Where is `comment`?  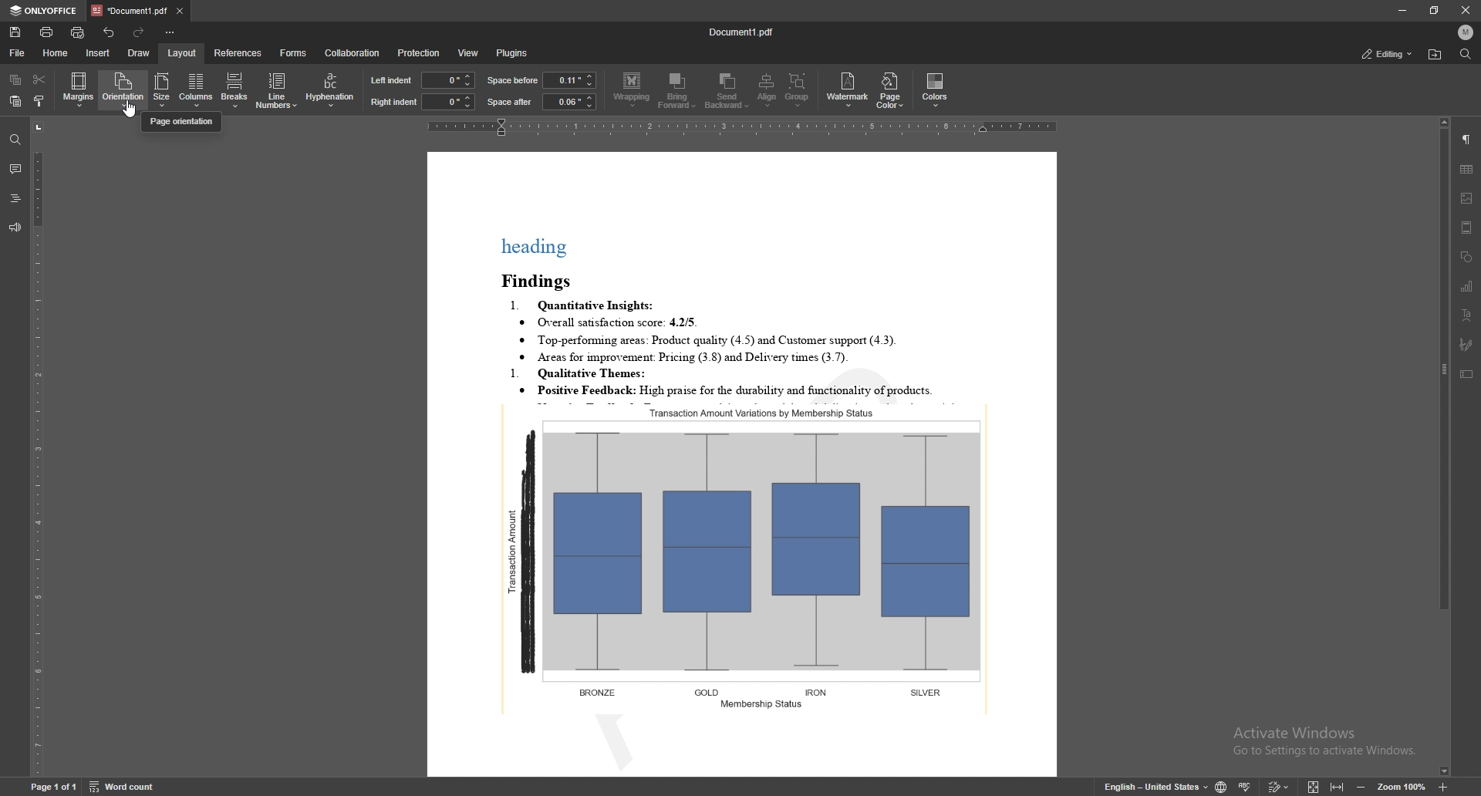 comment is located at coordinates (15, 167).